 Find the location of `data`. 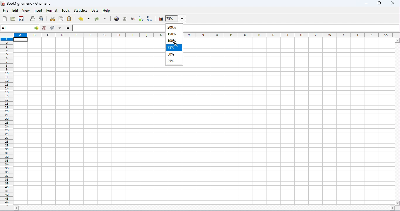

data is located at coordinates (95, 11).